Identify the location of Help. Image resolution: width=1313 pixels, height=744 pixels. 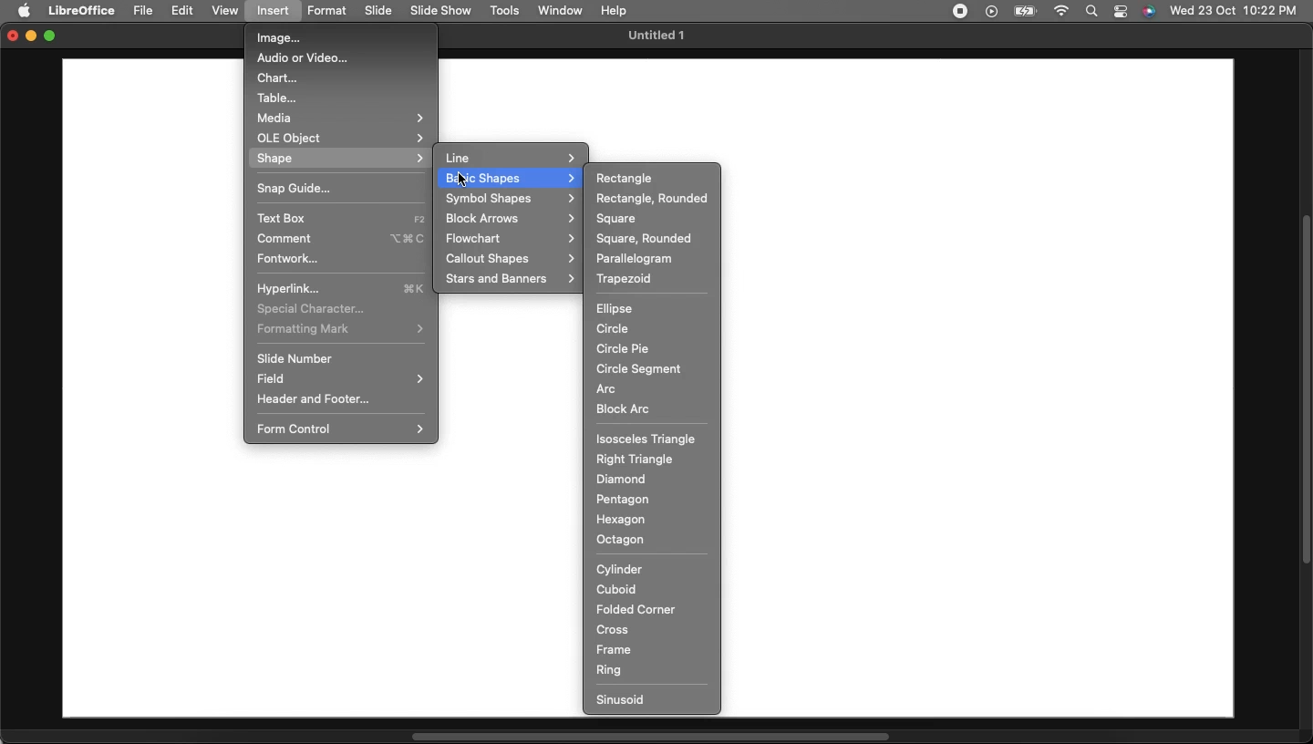
(614, 8).